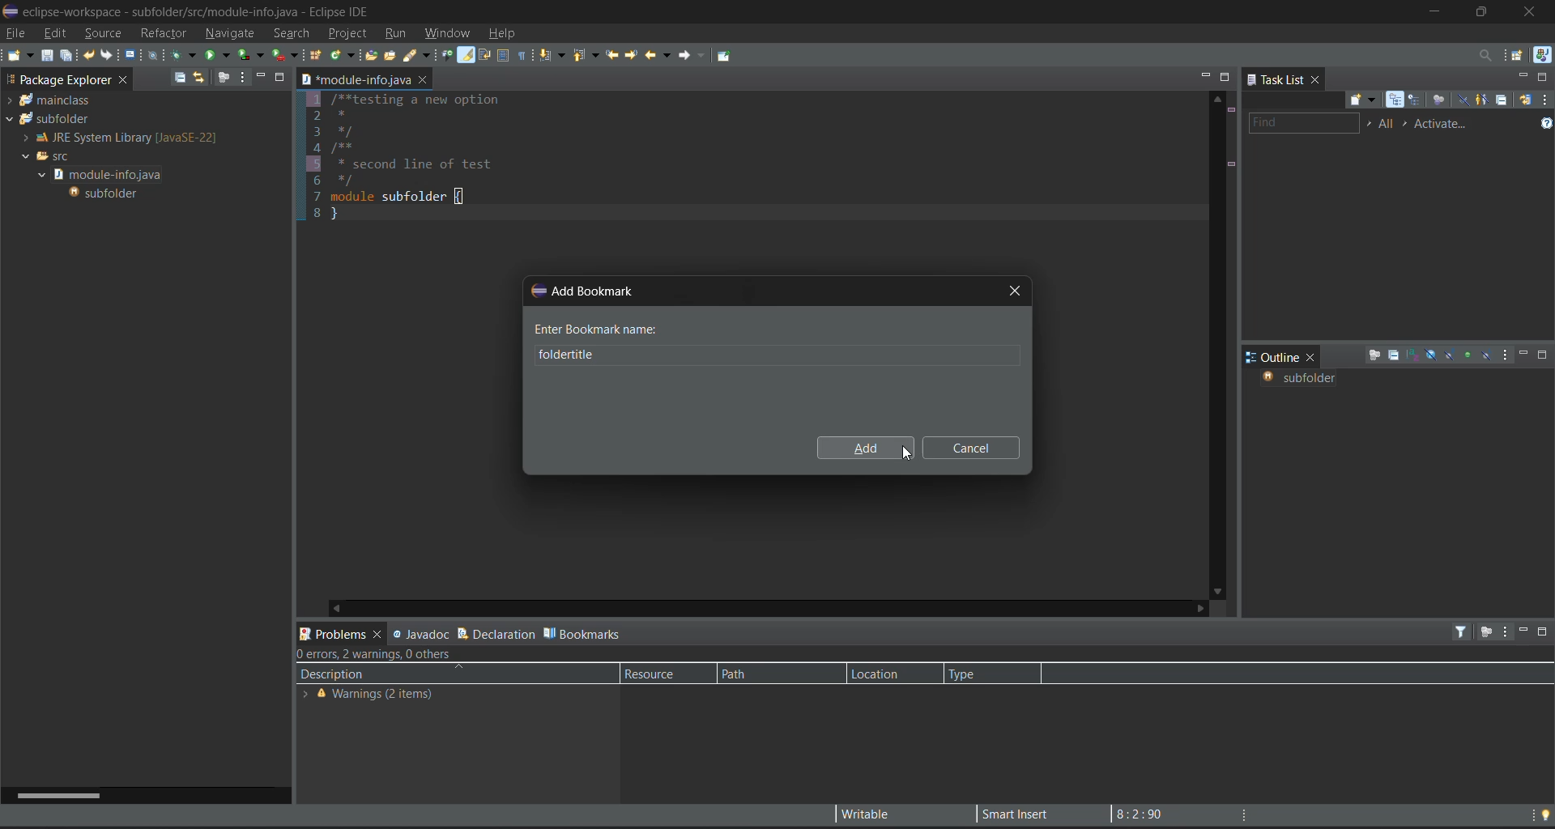 Image resolution: width=1555 pixels, height=829 pixels. What do you see at coordinates (183, 56) in the screenshot?
I see `debug` at bounding box center [183, 56].